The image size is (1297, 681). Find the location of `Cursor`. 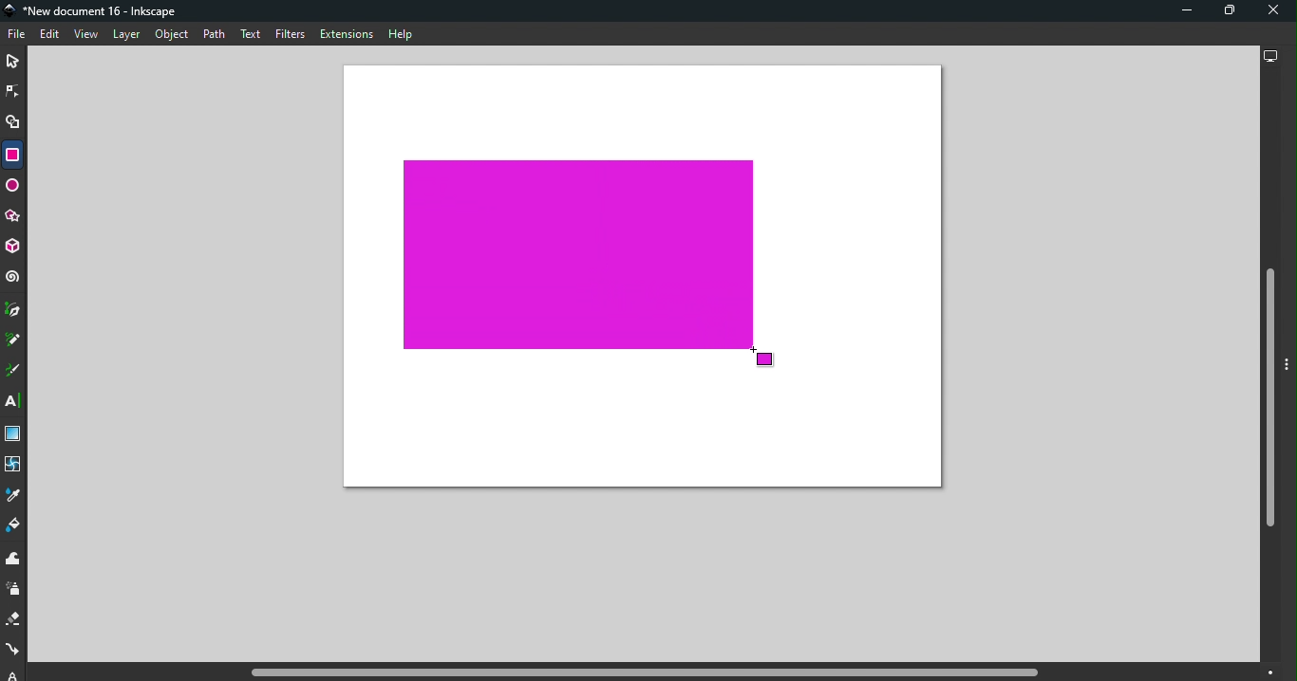

Cursor is located at coordinates (763, 360).